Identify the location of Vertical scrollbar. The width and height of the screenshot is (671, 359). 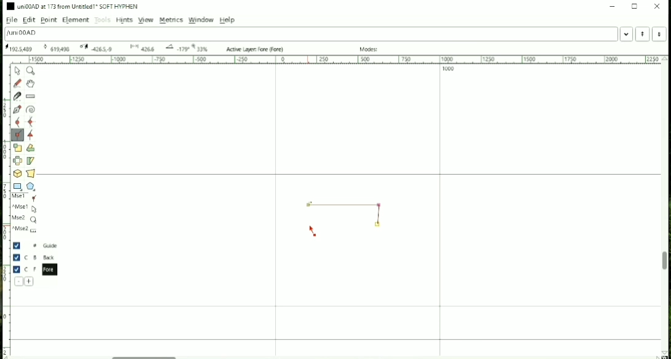
(664, 262).